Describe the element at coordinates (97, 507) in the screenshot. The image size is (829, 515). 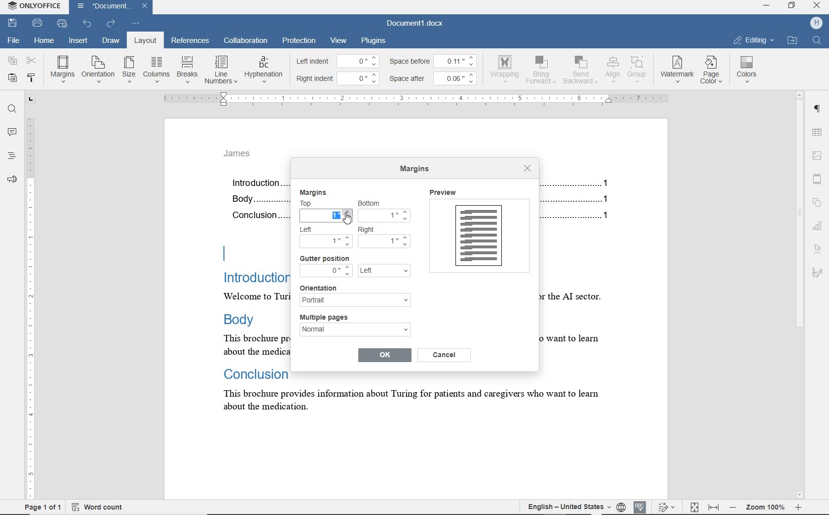
I see `word count` at that location.